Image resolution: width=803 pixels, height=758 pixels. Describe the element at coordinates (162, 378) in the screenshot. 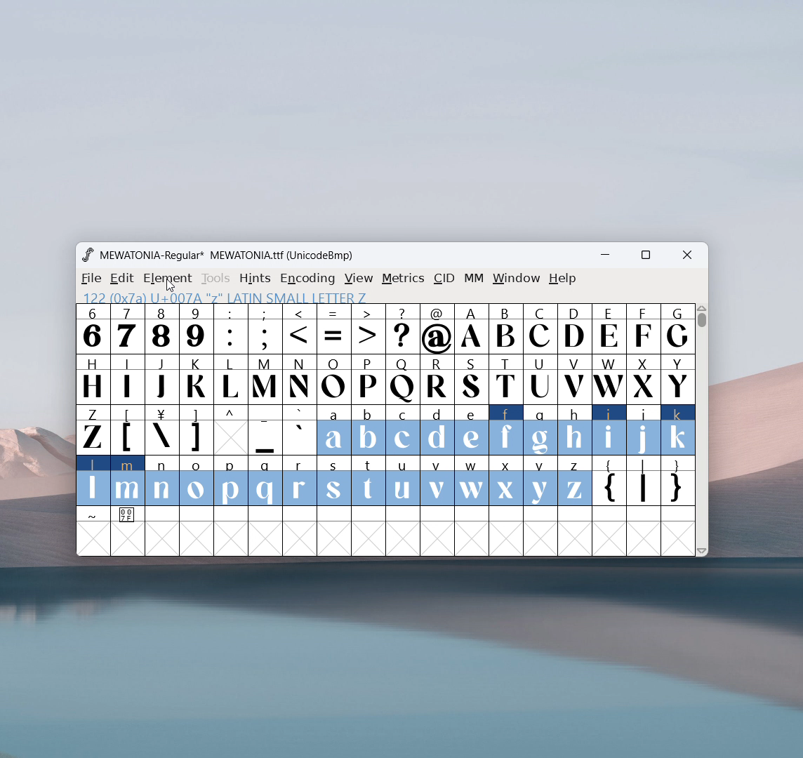

I see `J` at that location.